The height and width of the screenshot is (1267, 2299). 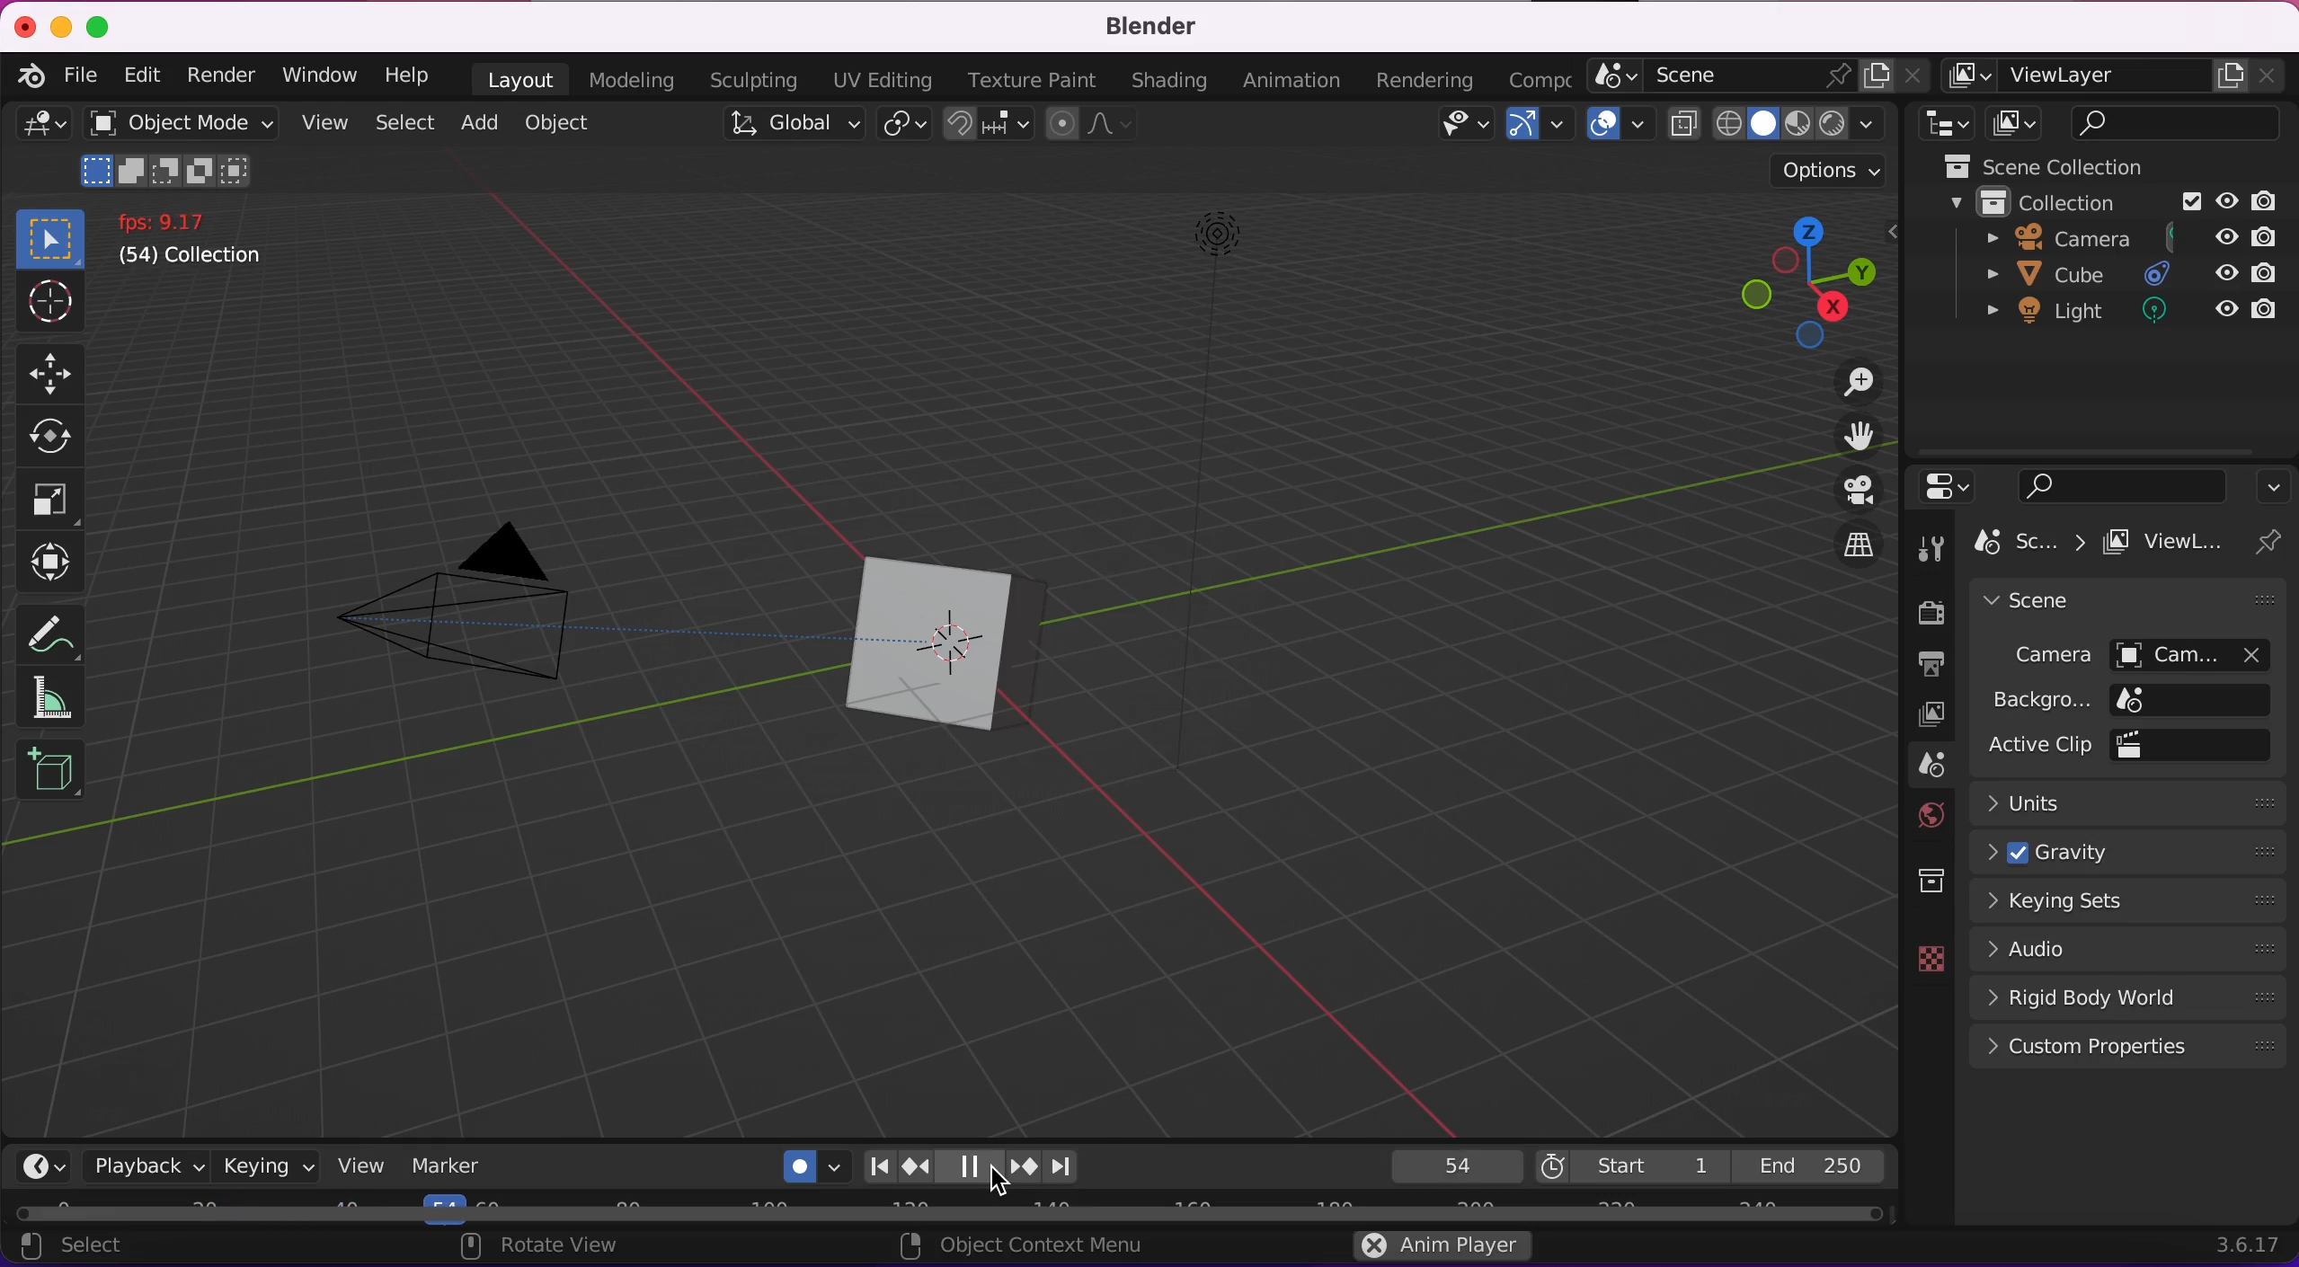 What do you see at coordinates (1816, 1165) in the screenshot?
I see `end 250` at bounding box center [1816, 1165].